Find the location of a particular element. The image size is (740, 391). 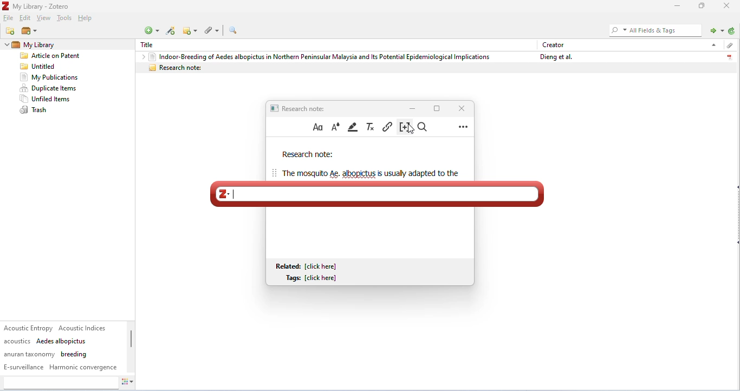

new item is located at coordinates (151, 30).